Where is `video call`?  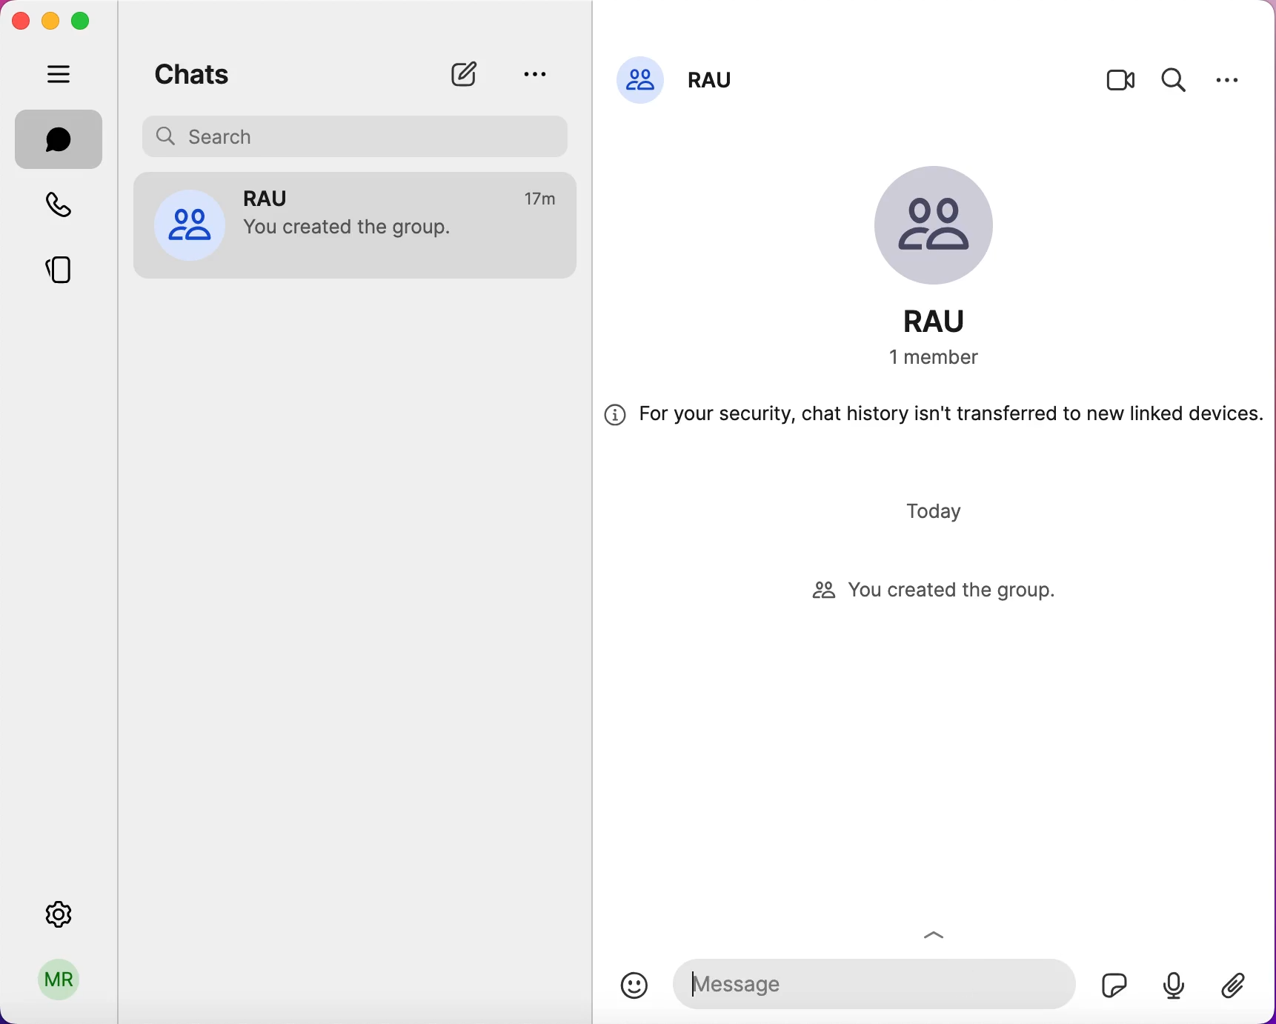
video call is located at coordinates (1121, 84).